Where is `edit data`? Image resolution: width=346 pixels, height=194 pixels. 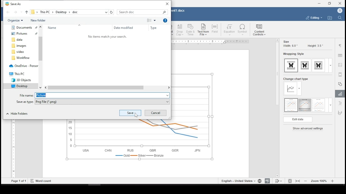 edit data is located at coordinates (298, 120).